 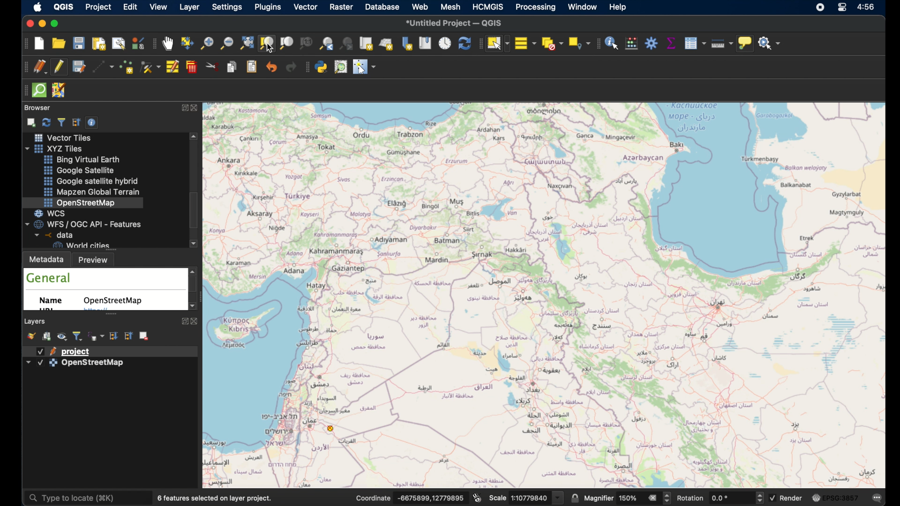 I want to click on redo, so click(x=291, y=67).